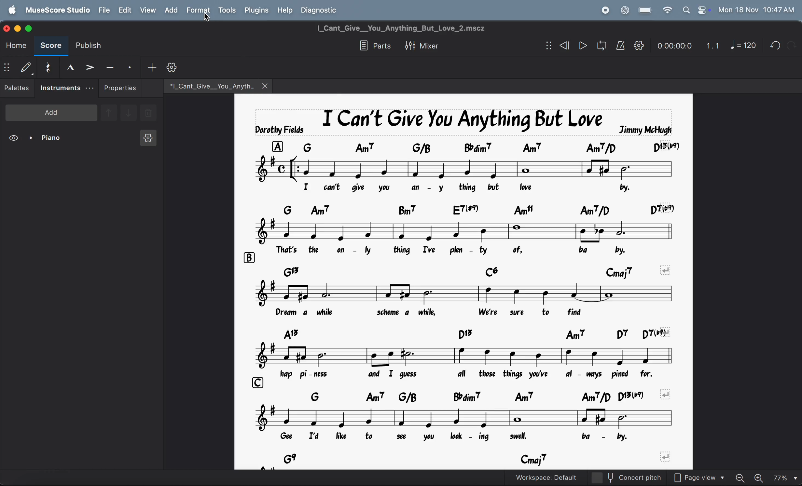 This screenshot has width=802, height=486. Describe the element at coordinates (124, 10) in the screenshot. I see `edit ` at that location.